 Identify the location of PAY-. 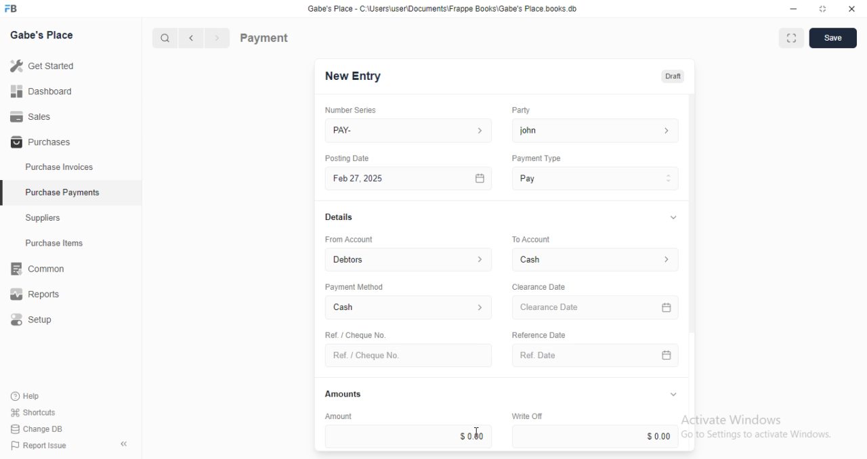
(410, 131).